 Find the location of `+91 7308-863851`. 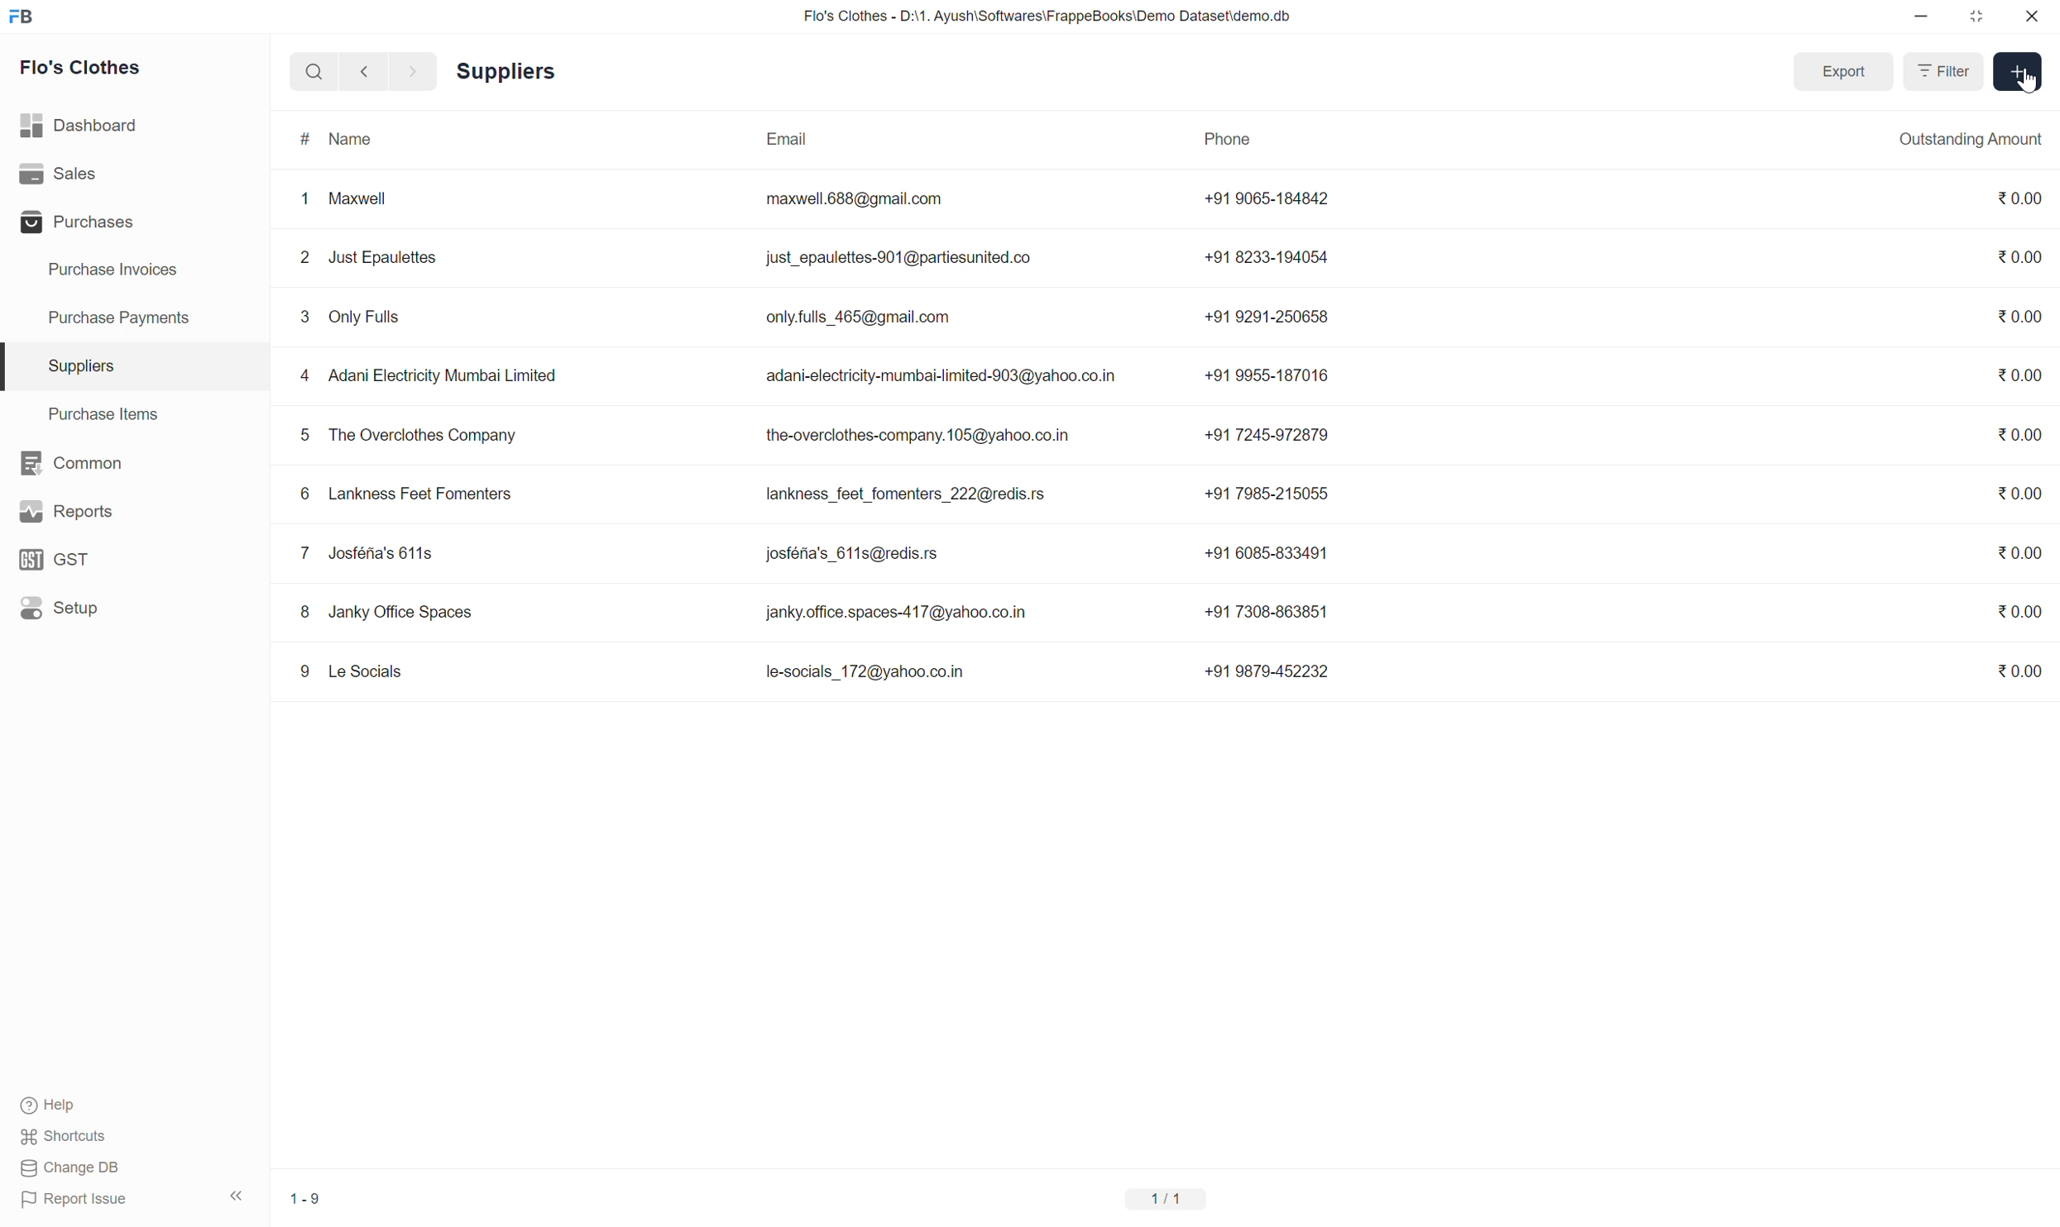

+91 7308-863851 is located at coordinates (1268, 610).